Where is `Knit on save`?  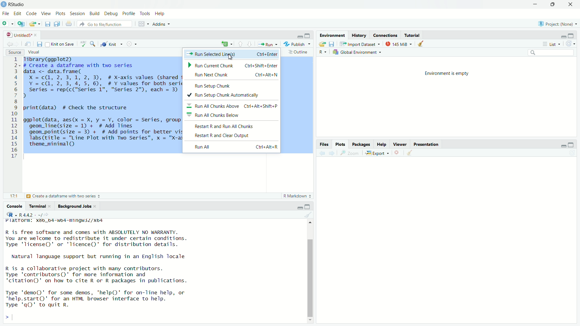 Knit on save is located at coordinates (60, 45).